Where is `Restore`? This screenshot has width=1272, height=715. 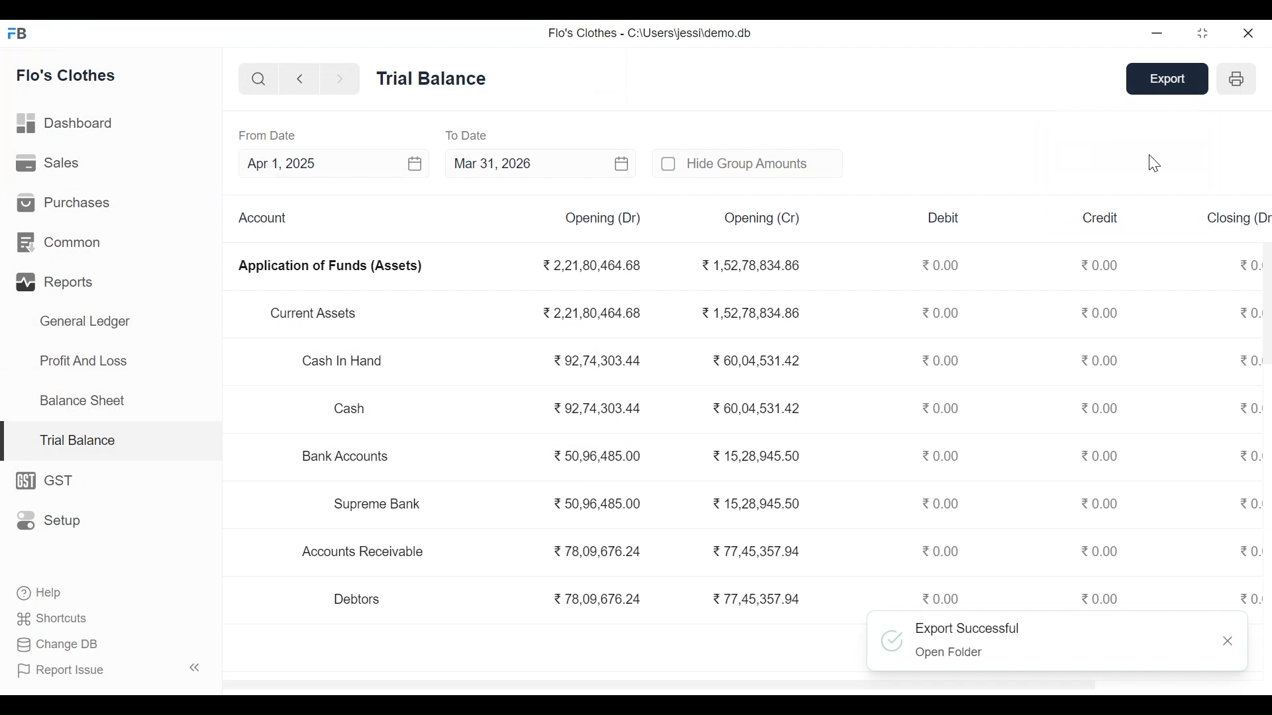
Restore is located at coordinates (1204, 32).